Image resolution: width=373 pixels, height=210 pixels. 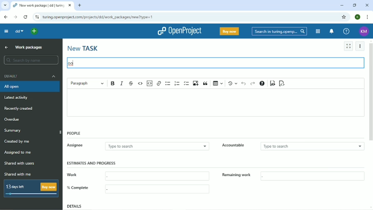 What do you see at coordinates (282, 83) in the screenshot?
I see `Switch to markdown source` at bounding box center [282, 83].